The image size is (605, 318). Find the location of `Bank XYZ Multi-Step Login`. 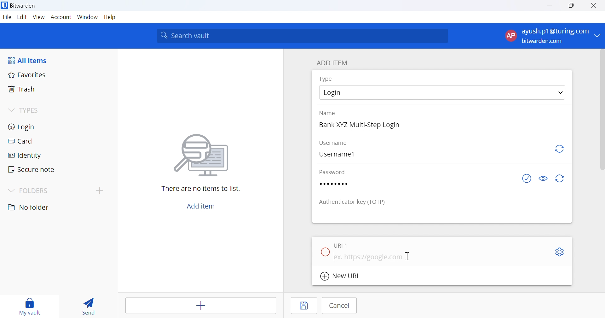

Bank XYZ Multi-Step Login is located at coordinates (360, 125).